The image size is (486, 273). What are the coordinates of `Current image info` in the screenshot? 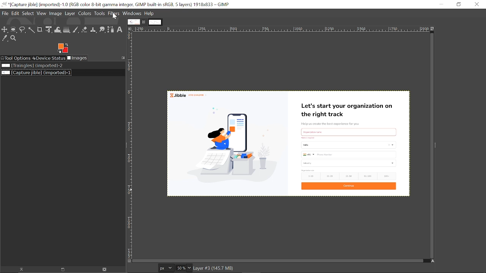 It's located at (214, 268).